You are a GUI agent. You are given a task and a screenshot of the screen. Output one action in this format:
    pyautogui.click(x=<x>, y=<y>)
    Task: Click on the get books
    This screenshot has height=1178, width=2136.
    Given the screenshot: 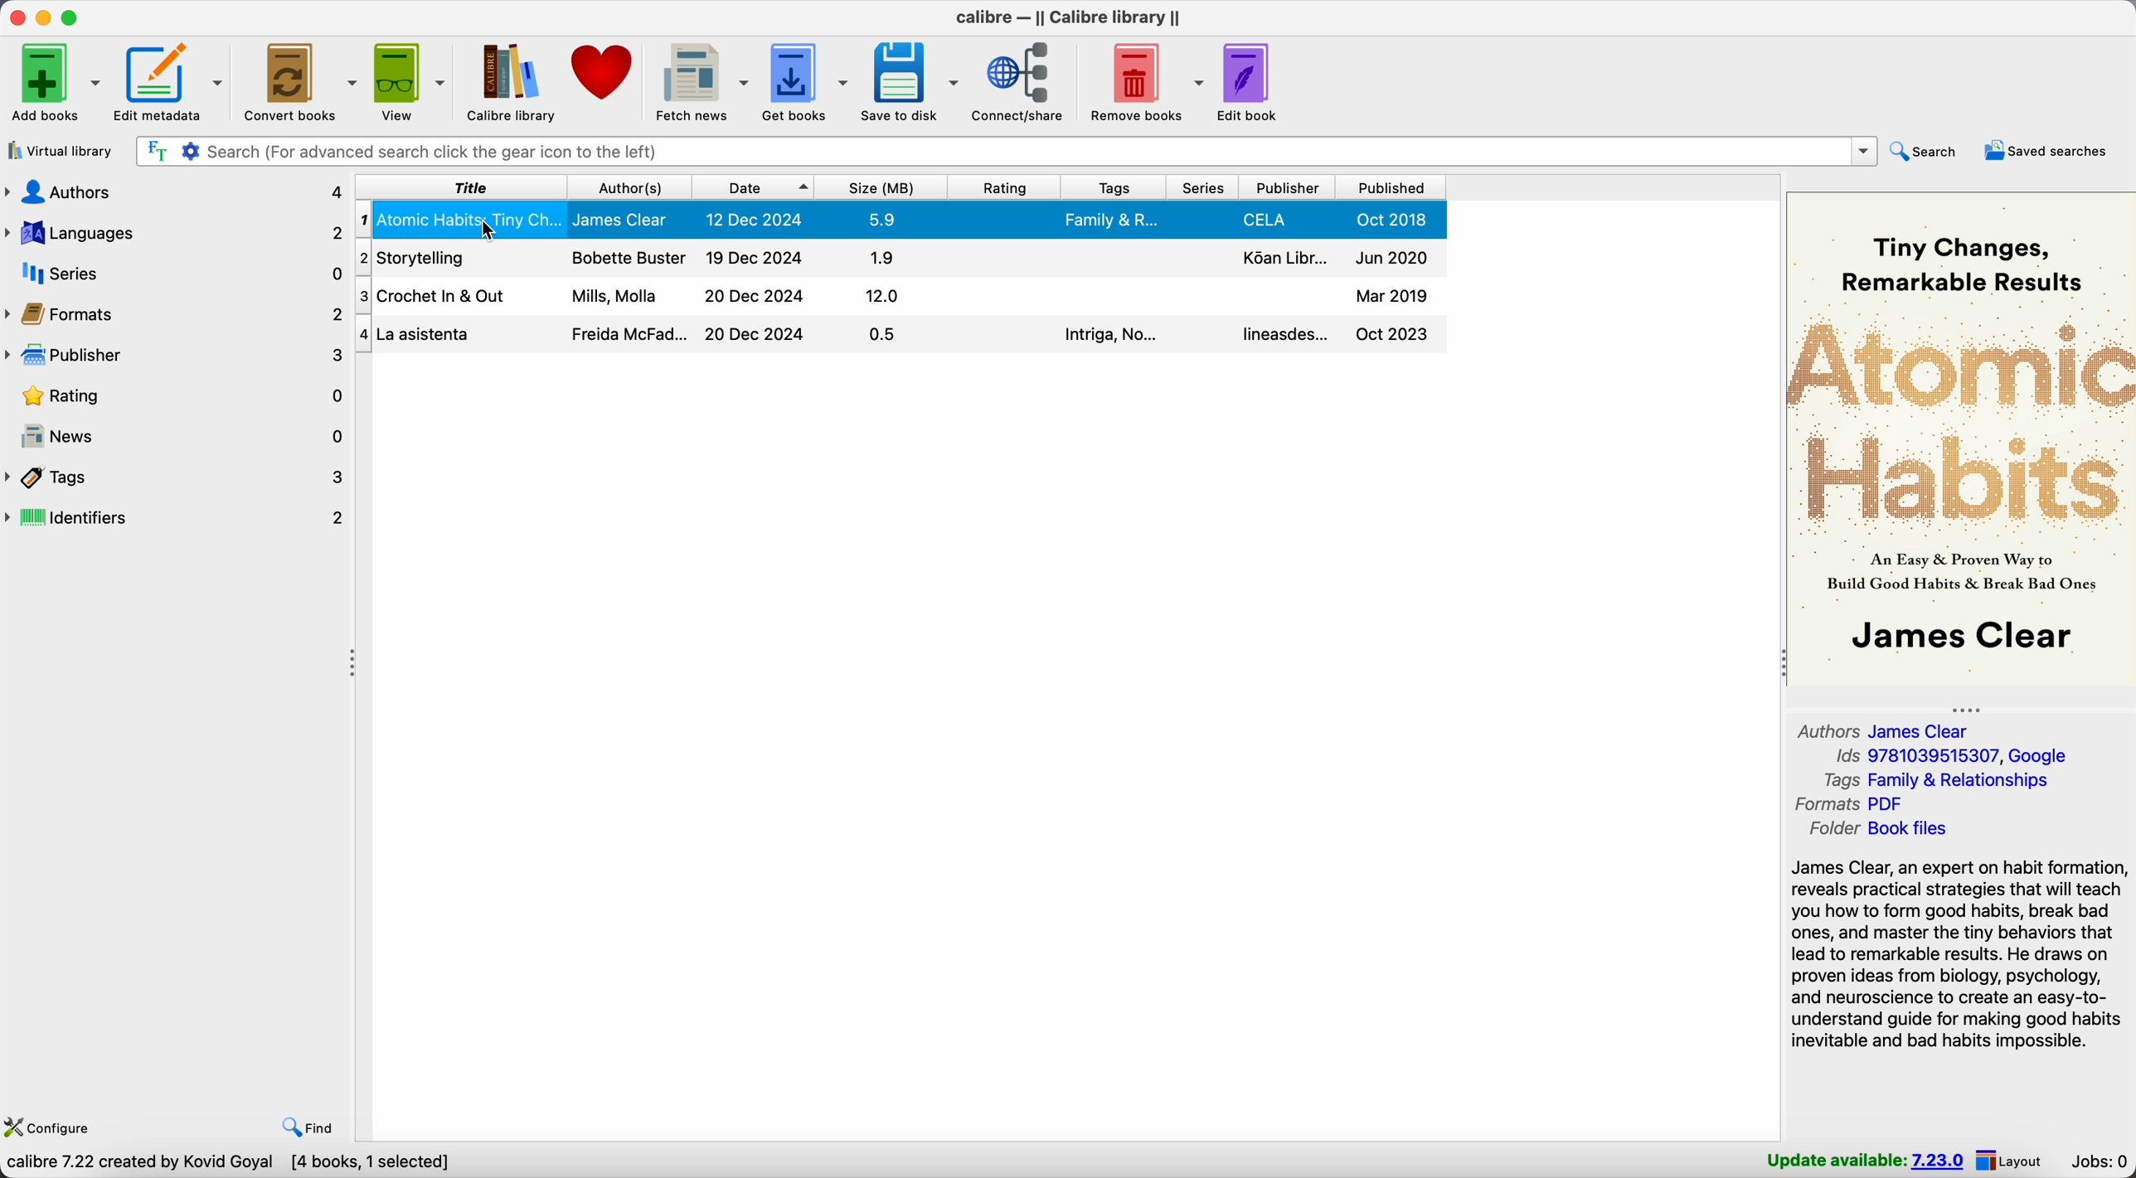 What is the action you would take?
    pyautogui.click(x=805, y=81)
    